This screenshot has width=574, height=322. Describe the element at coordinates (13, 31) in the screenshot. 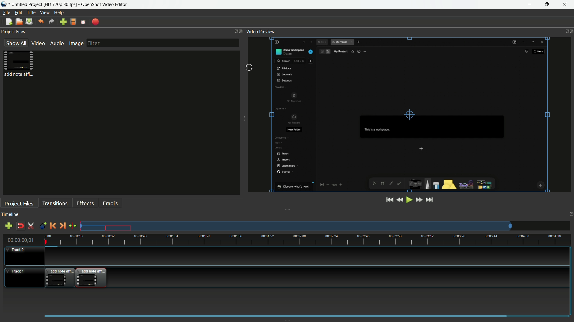

I see `project files` at that location.